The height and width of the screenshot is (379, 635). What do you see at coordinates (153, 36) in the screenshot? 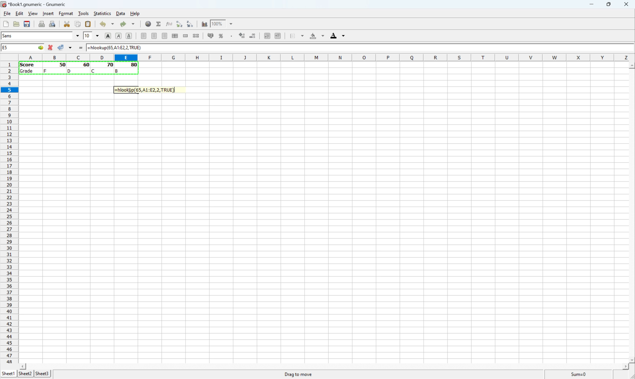
I see `Center Horizontally` at bounding box center [153, 36].